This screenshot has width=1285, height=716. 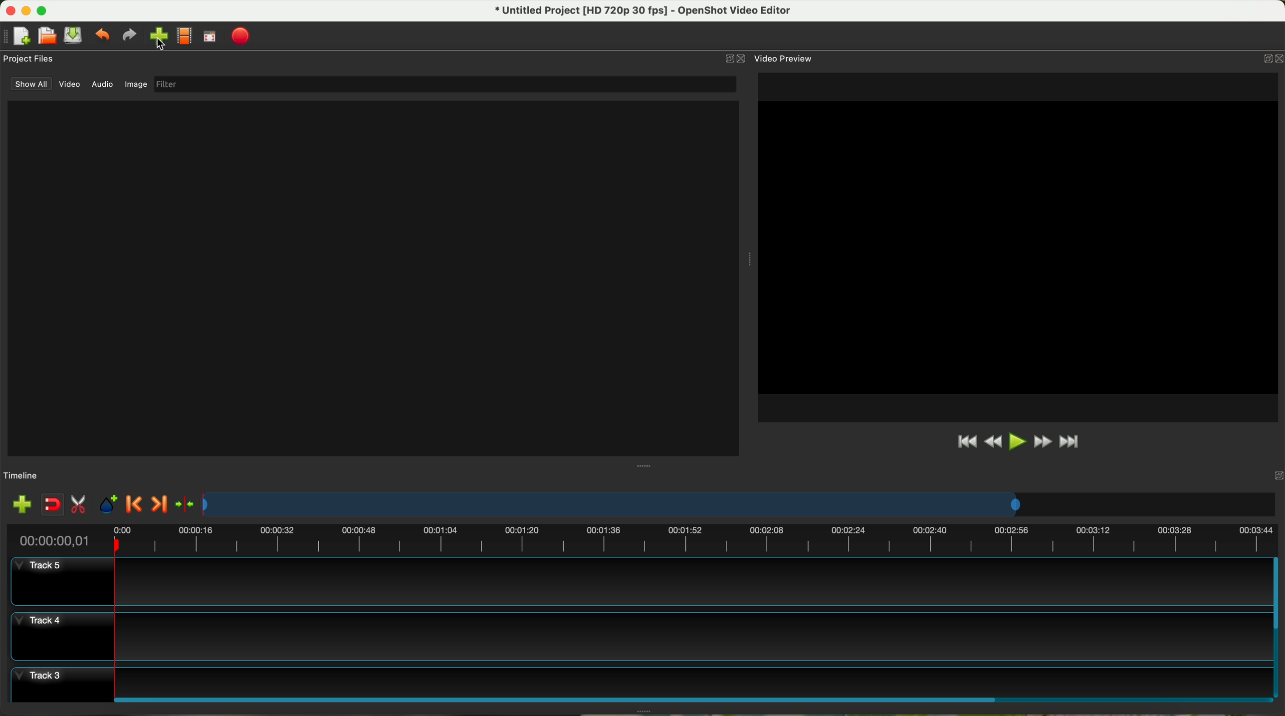 I want to click on timeline, so click(x=641, y=538).